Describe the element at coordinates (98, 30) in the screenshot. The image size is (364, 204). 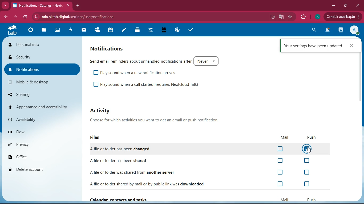
I see `friends` at that location.